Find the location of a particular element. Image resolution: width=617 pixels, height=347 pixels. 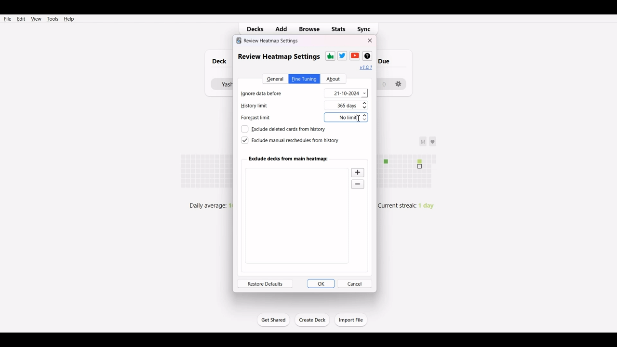

Cancel is located at coordinates (355, 283).